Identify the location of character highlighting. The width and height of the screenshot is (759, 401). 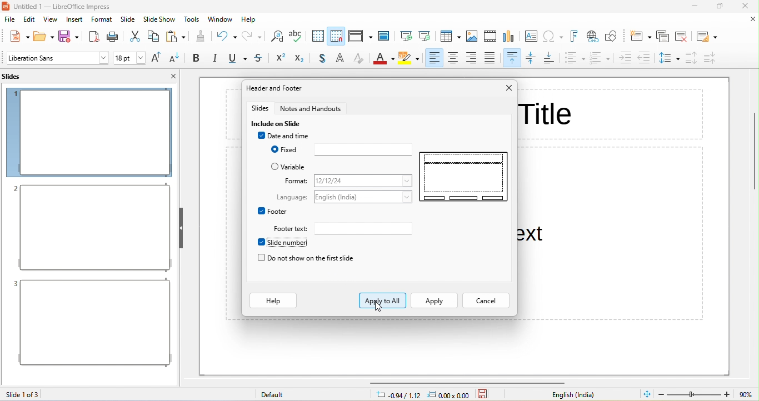
(409, 59).